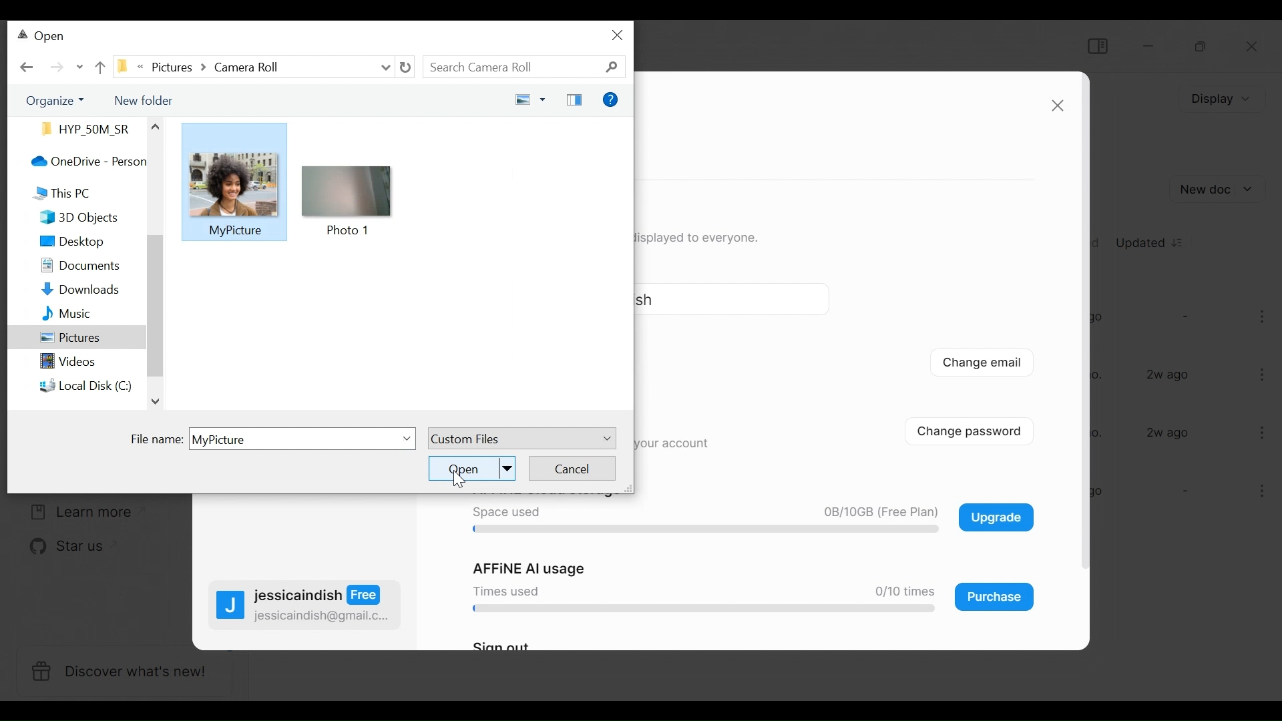  What do you see at coordinates (75, 338) in the screenshot?
I see `Pictures` at bounding box center [75, 338].